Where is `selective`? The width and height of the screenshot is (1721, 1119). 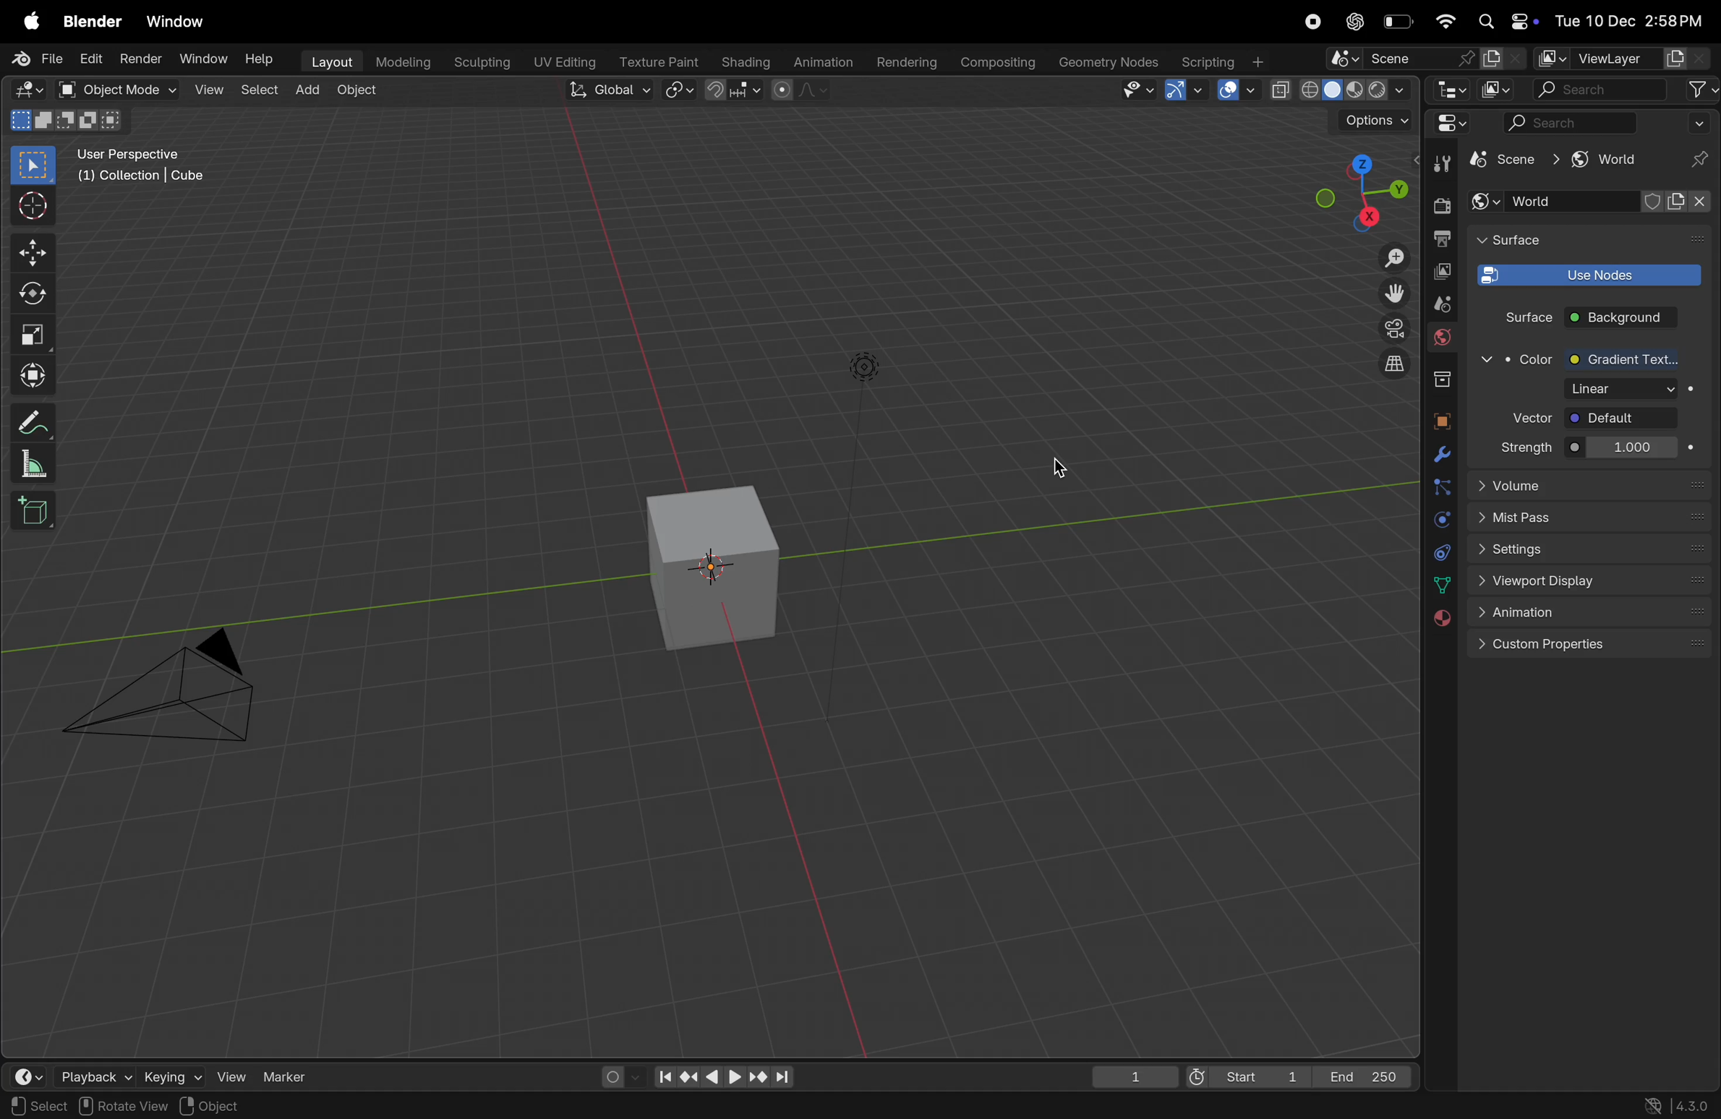
selective is located at coordinates (34, 165).